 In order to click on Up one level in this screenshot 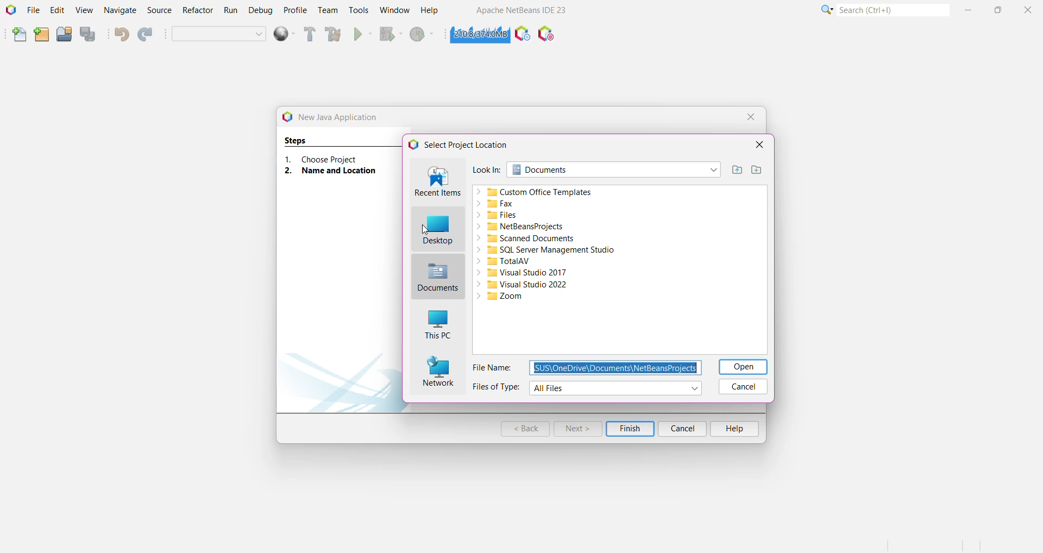, I will do `click(735, 171)`.